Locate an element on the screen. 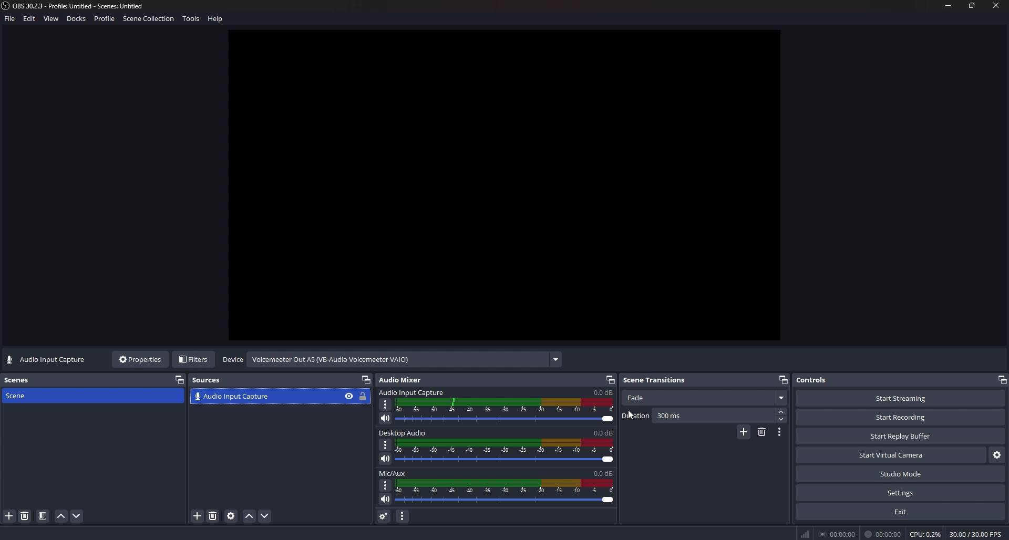 The width and height of the screenshot is (1009, 540). pop out is located at coordinates (609, 379).